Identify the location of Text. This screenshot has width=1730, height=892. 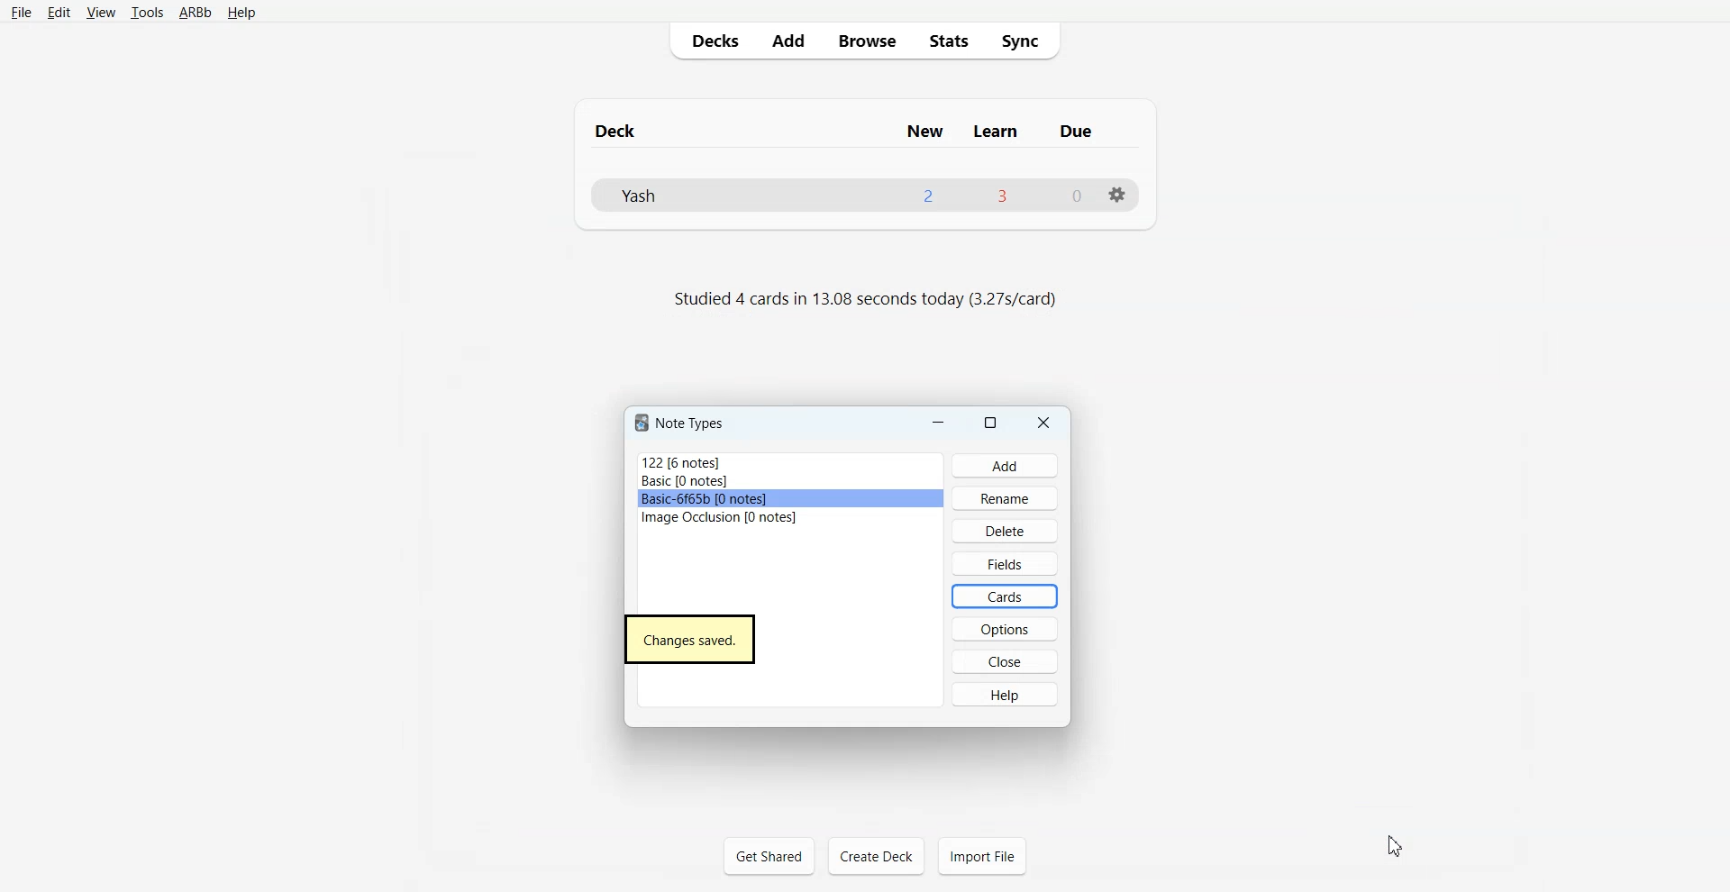
(691, 640).